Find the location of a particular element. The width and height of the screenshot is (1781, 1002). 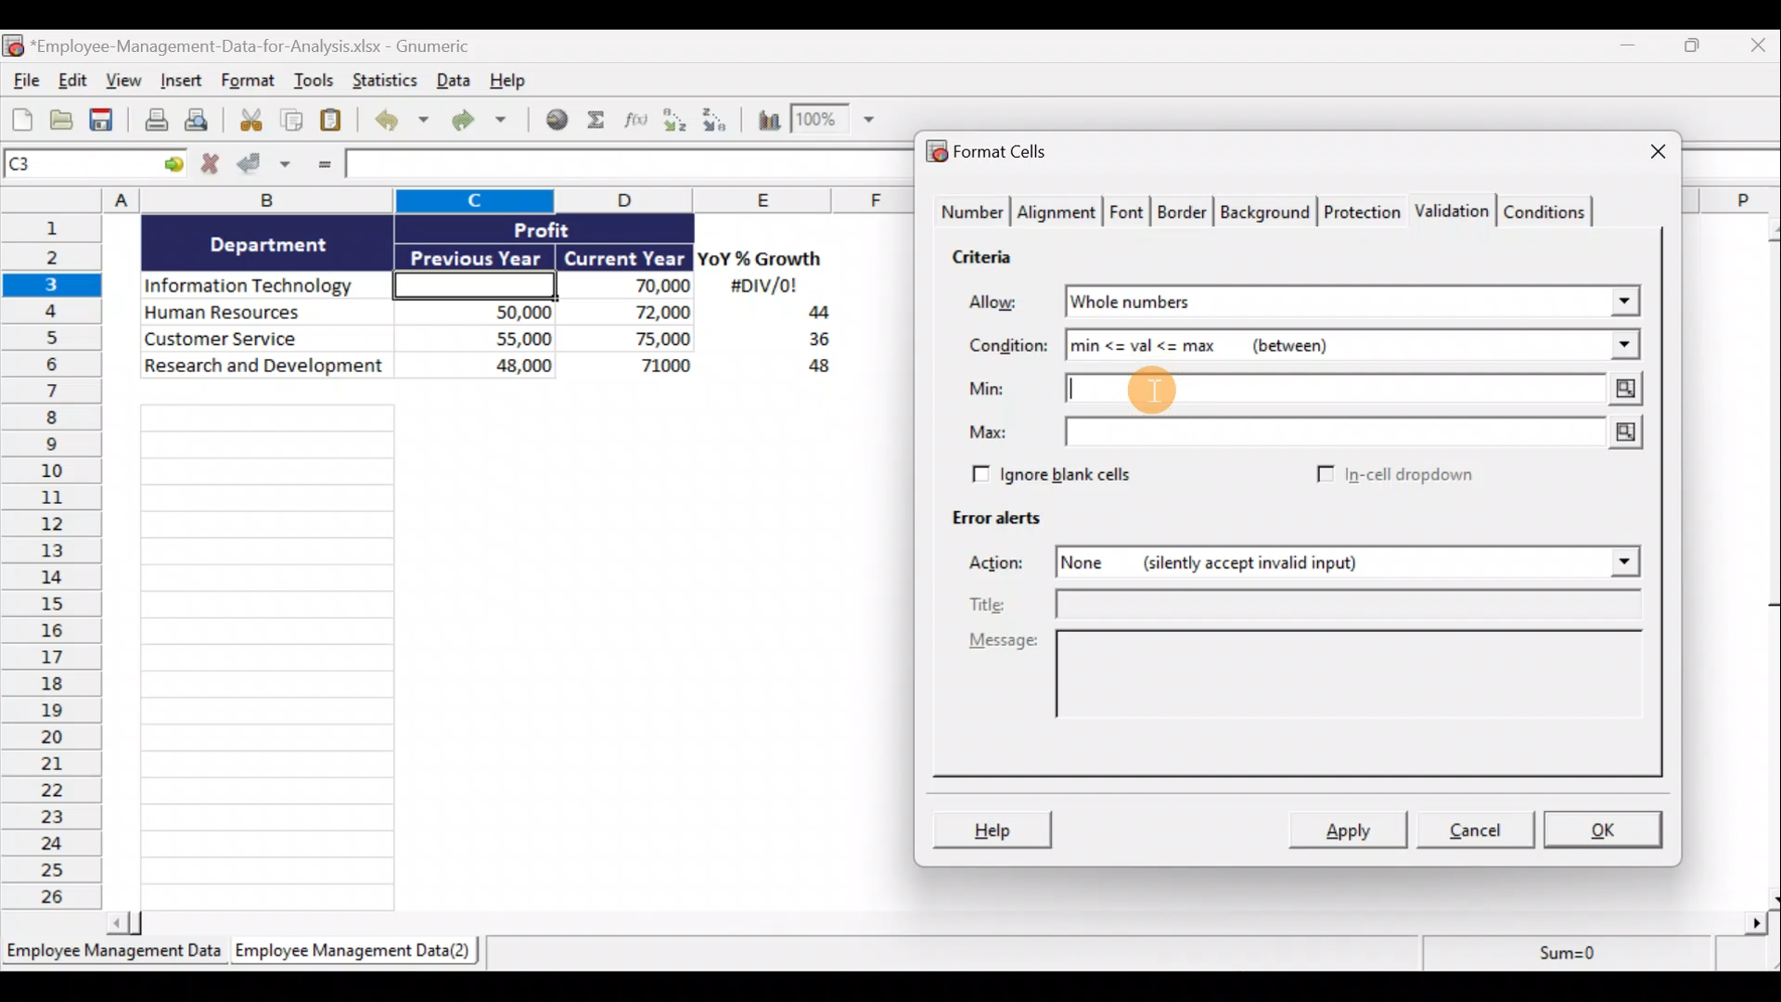

Department is located at coordinates (269, 243).